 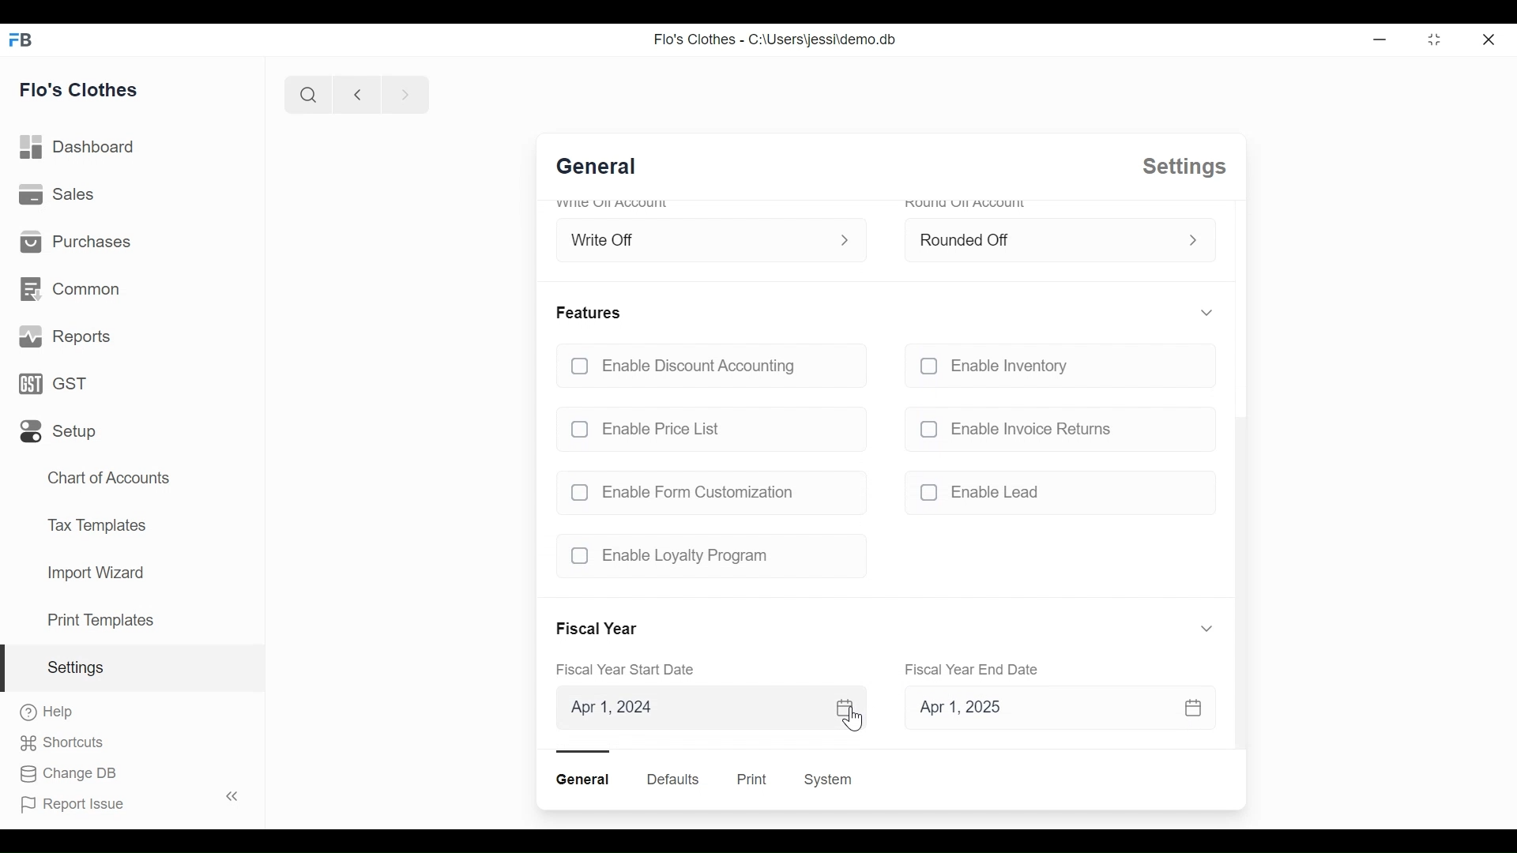 What do you see at coordinates (631, 671) in the screenshot?
I see `Fiscal Year Start Date` at bounding box center [631, 671].